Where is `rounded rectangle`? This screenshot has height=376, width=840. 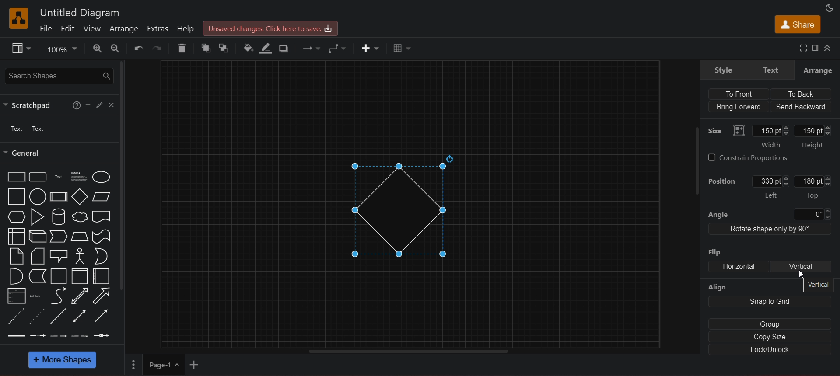 rounded rectangle is located at coordinates (38, 177).